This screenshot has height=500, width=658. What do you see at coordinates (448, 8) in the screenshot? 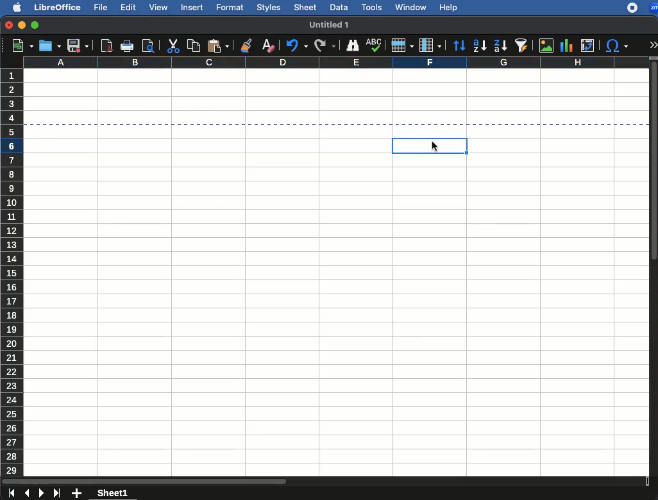
I see `help` at bounding box center [448, 8].